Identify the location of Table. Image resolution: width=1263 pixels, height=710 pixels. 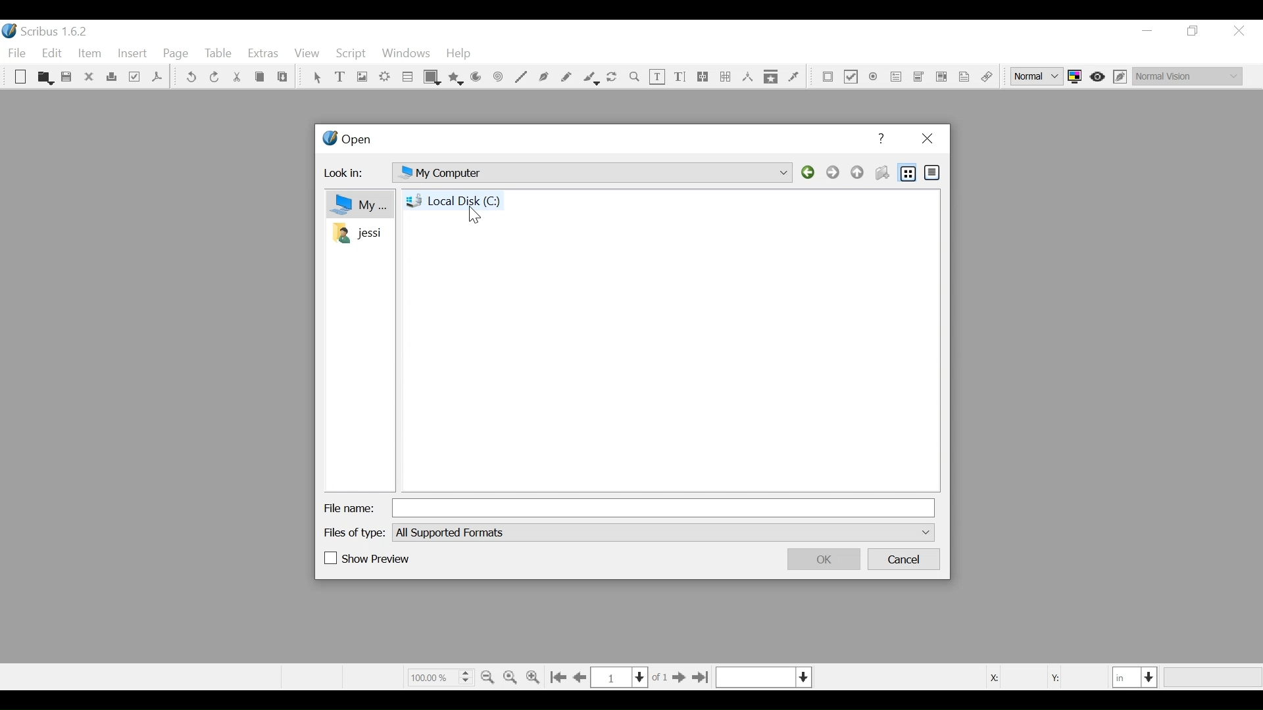
(219, 55).